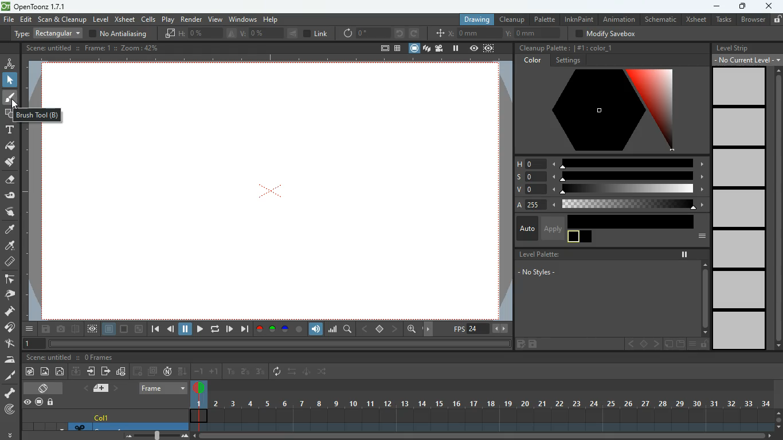  Describe the element at coordinates (715, 7) in the screenshot. I see `minimize` at that location.